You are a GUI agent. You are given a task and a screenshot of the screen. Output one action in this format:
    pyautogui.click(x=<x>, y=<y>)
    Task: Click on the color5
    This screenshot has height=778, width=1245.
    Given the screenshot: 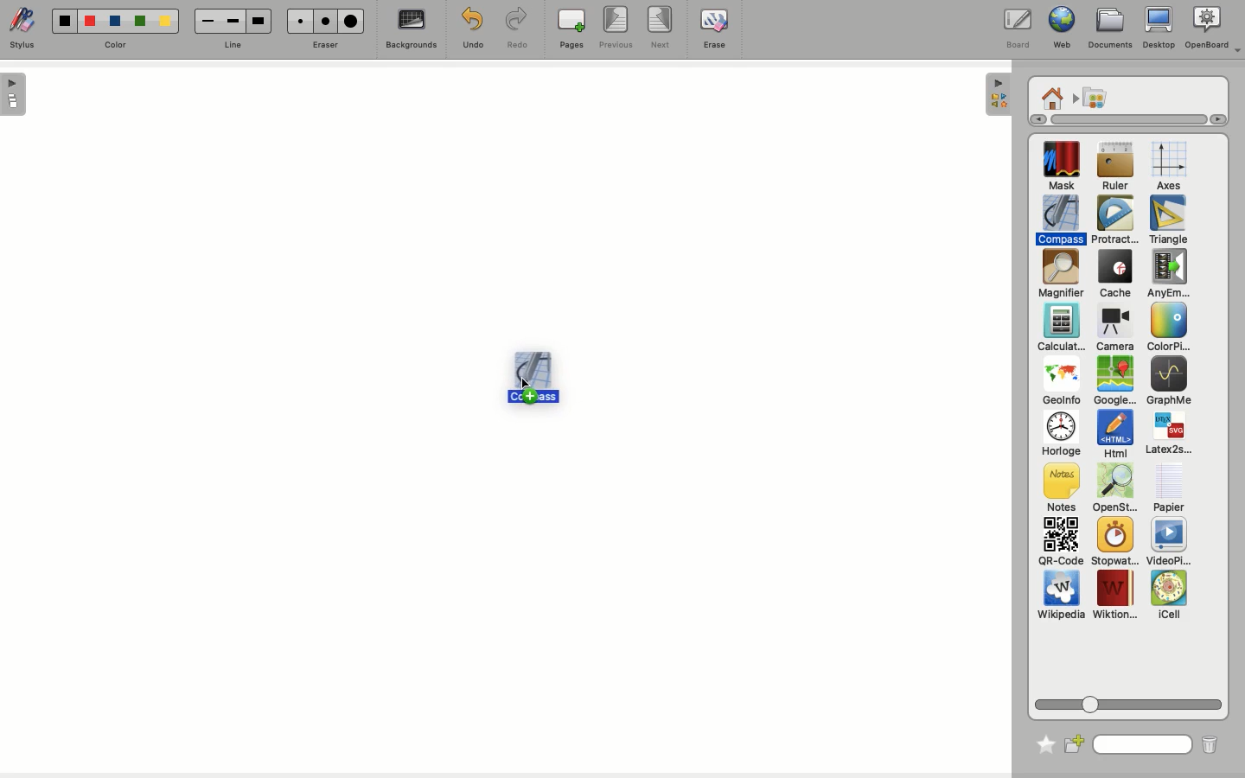 What is the action you would take?
    pyautogui.click(x=164, y=22)
    